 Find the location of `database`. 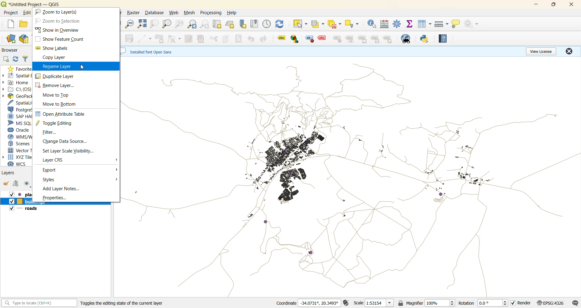

database is located at coordinates (155, 13).